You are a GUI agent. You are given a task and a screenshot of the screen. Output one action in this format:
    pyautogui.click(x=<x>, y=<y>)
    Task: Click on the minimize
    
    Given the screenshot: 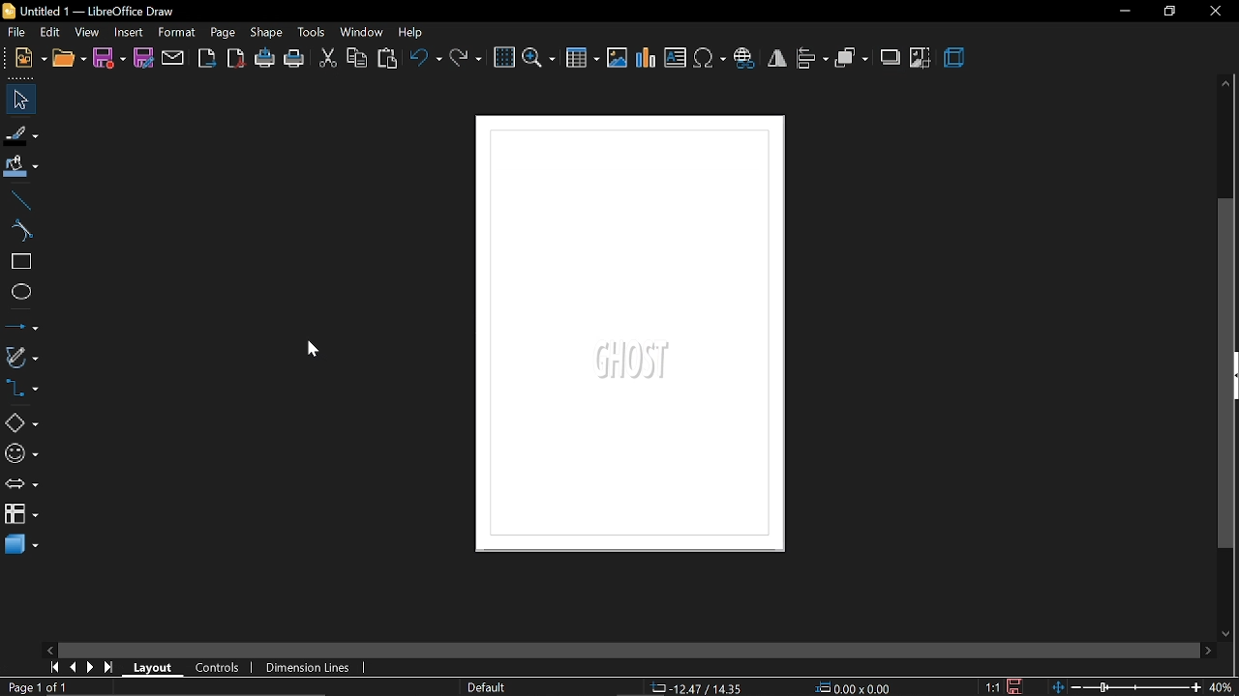 What is the action you would take?
    pyautogui.click(x=1125, y=12)
    